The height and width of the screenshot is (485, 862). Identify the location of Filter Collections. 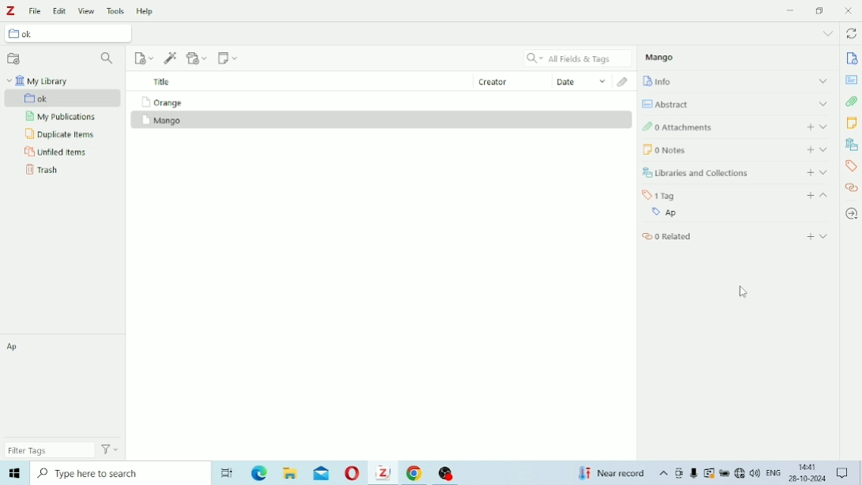
(109, 59).